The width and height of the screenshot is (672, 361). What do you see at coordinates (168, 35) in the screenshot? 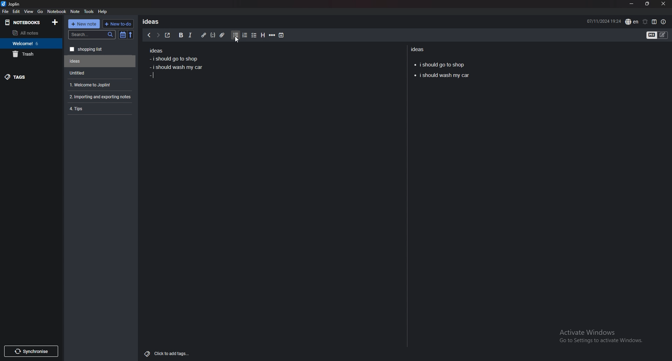
I see `toggle external editor` at bounding box center [168, 35].